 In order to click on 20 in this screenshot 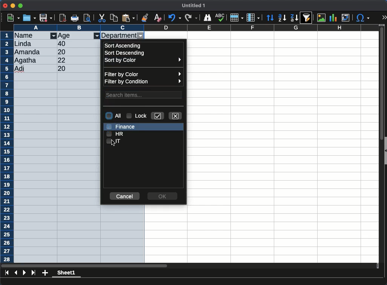, I will do `click(67, 69)`.